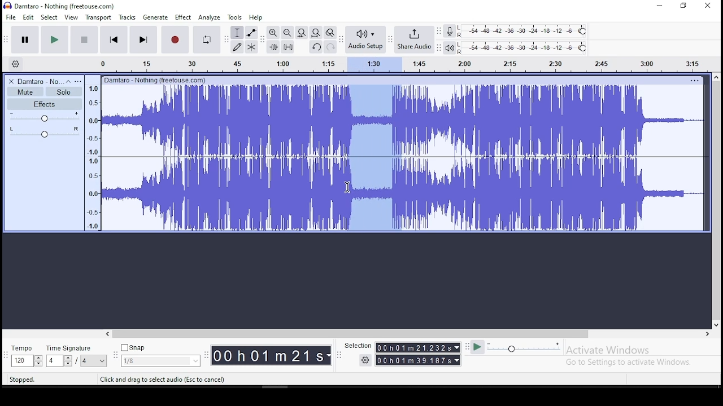 This screenshot has width=723, height=406. I want to click on Play, so click(477, 347).